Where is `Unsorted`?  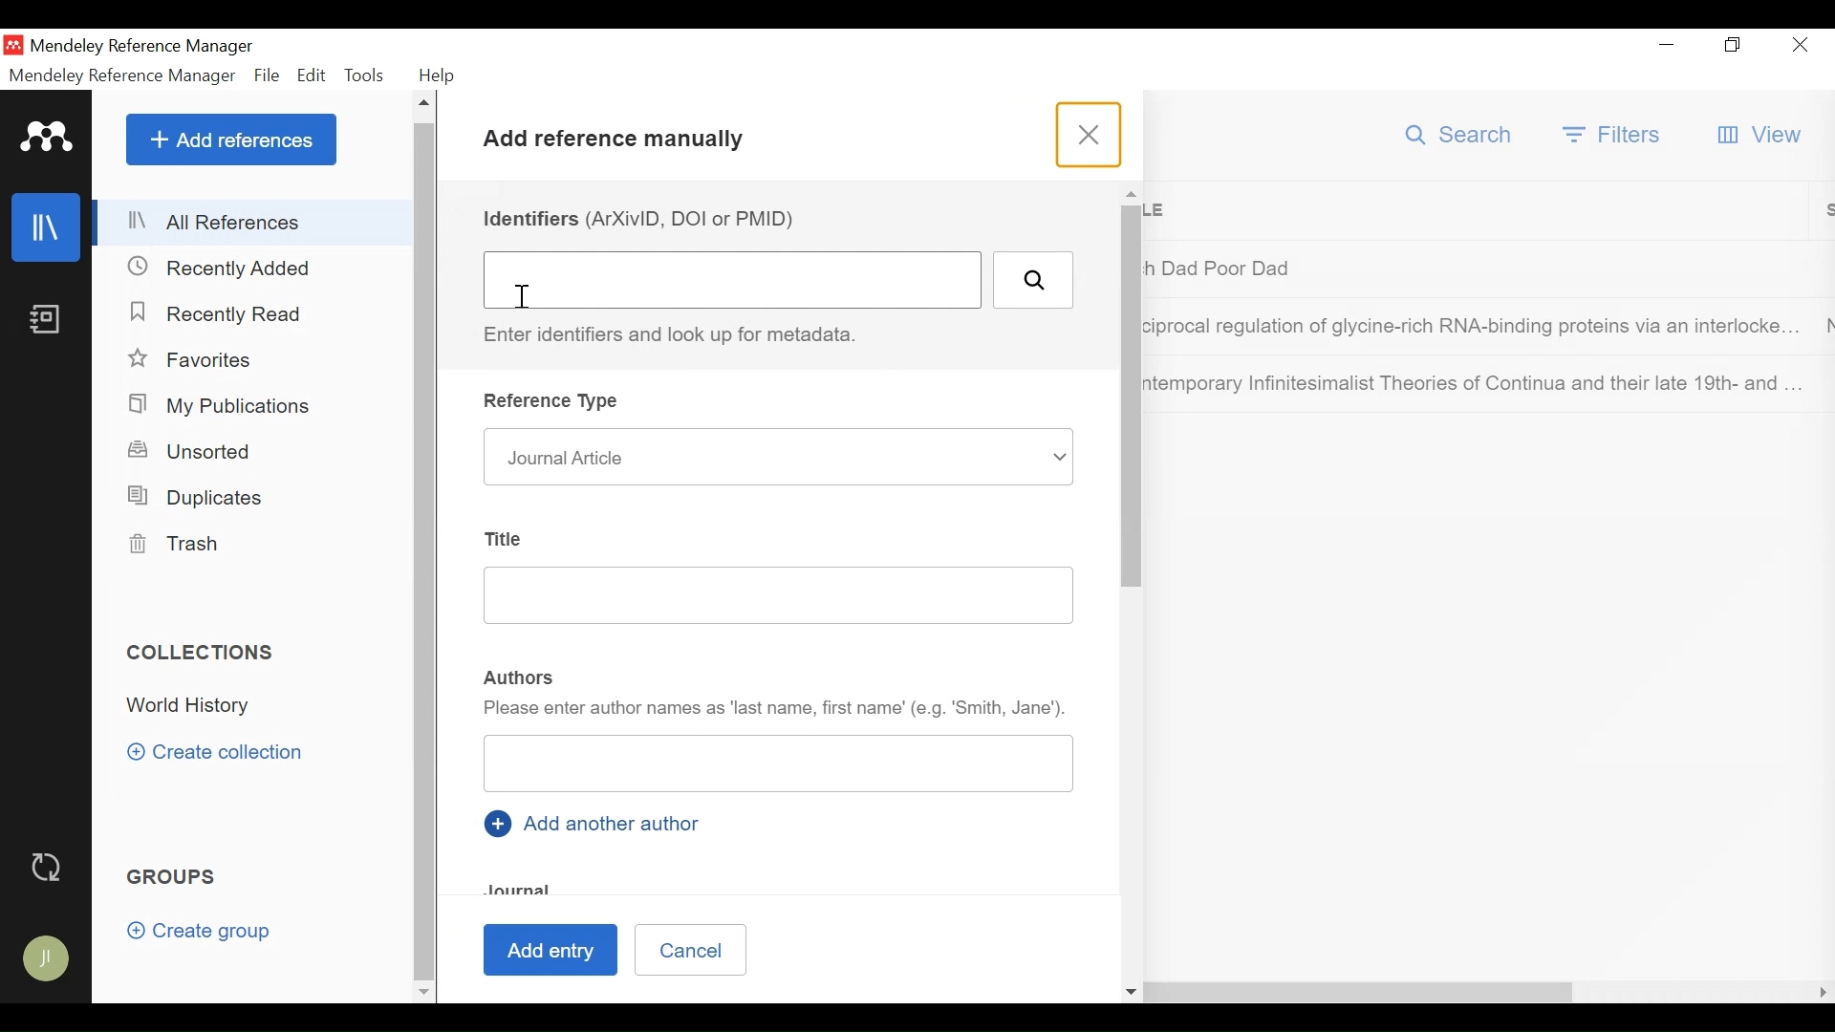 Unsorted is located at coordinates (192, 450).